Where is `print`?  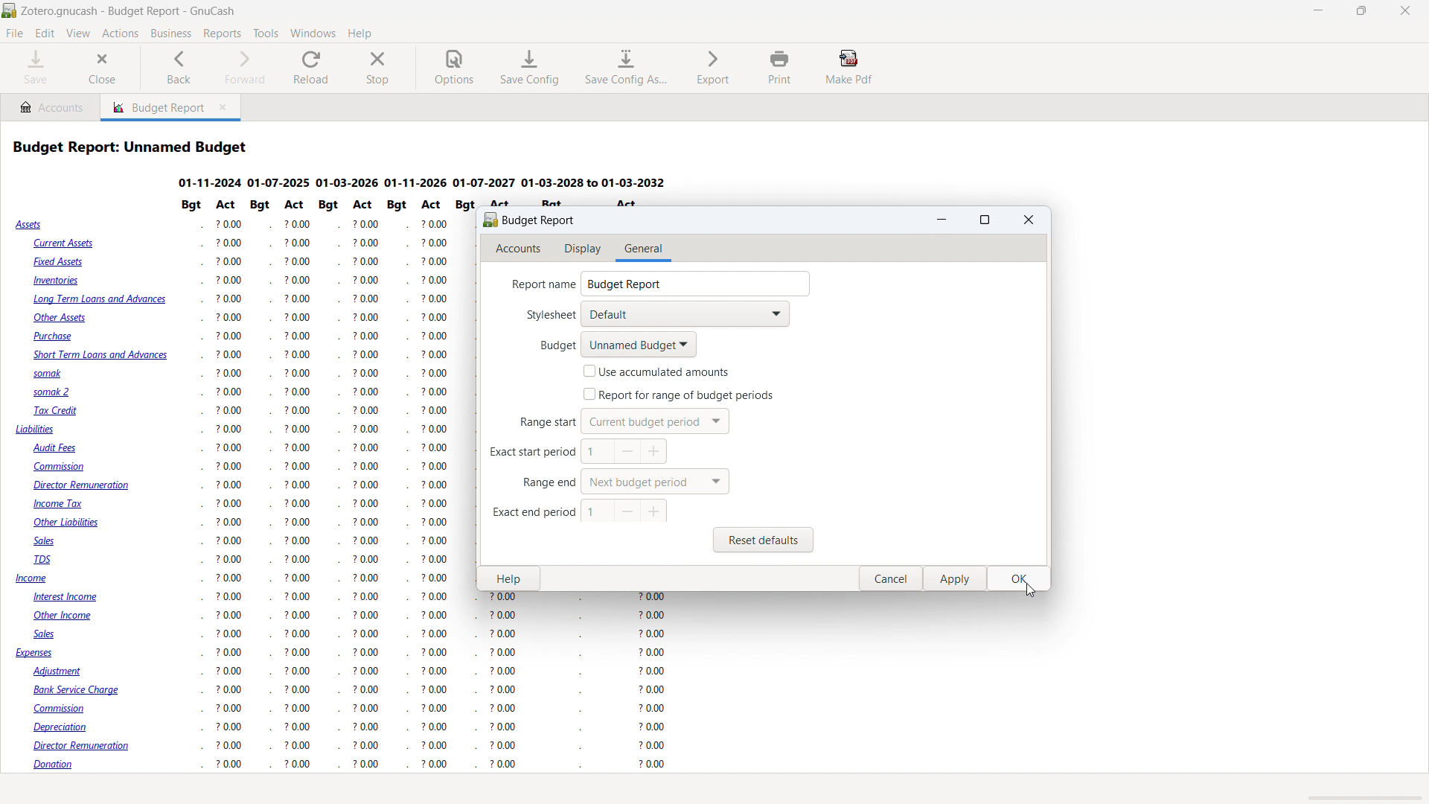
print is located at coordinates (780, 67).